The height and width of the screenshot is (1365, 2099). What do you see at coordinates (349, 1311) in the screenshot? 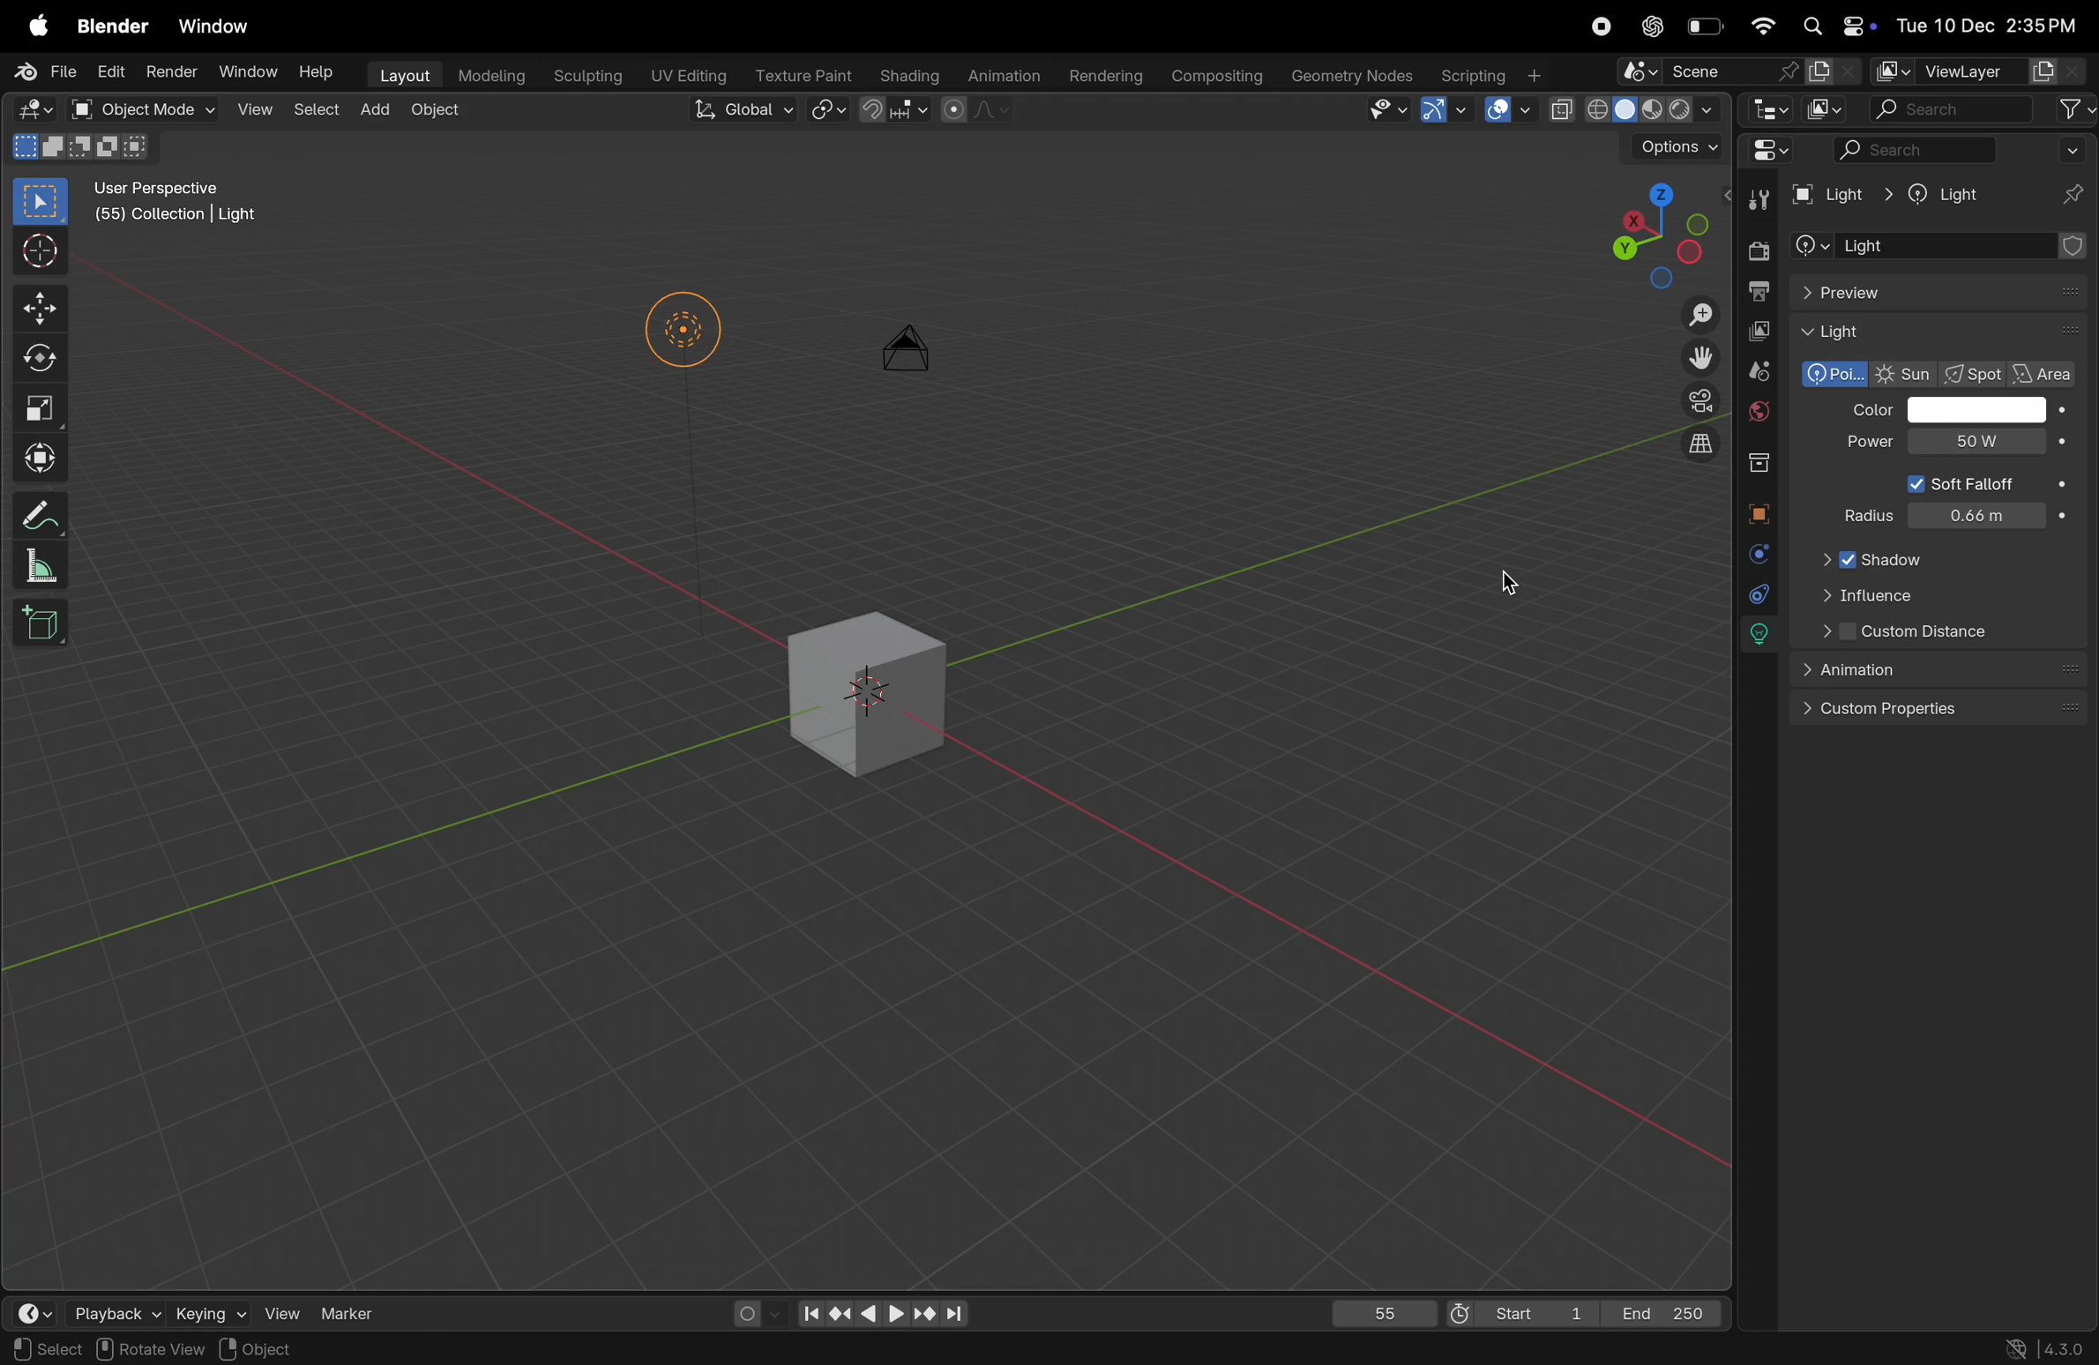
I see `marker` at bounding box center [349, 1311].